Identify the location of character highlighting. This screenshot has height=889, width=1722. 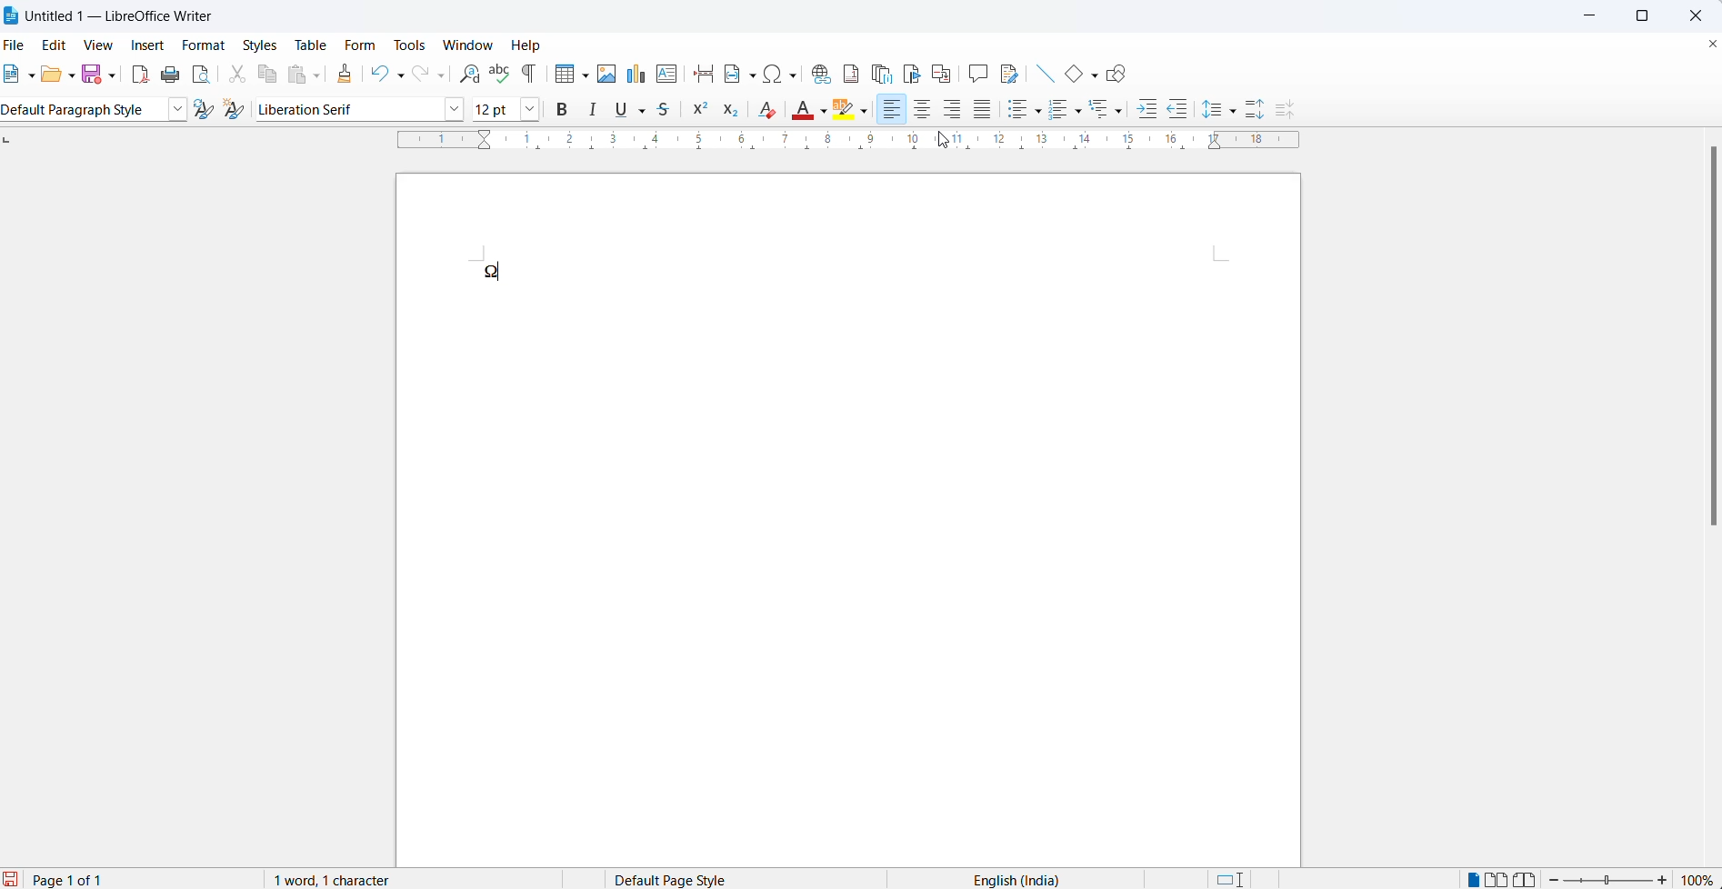
(865, 112).